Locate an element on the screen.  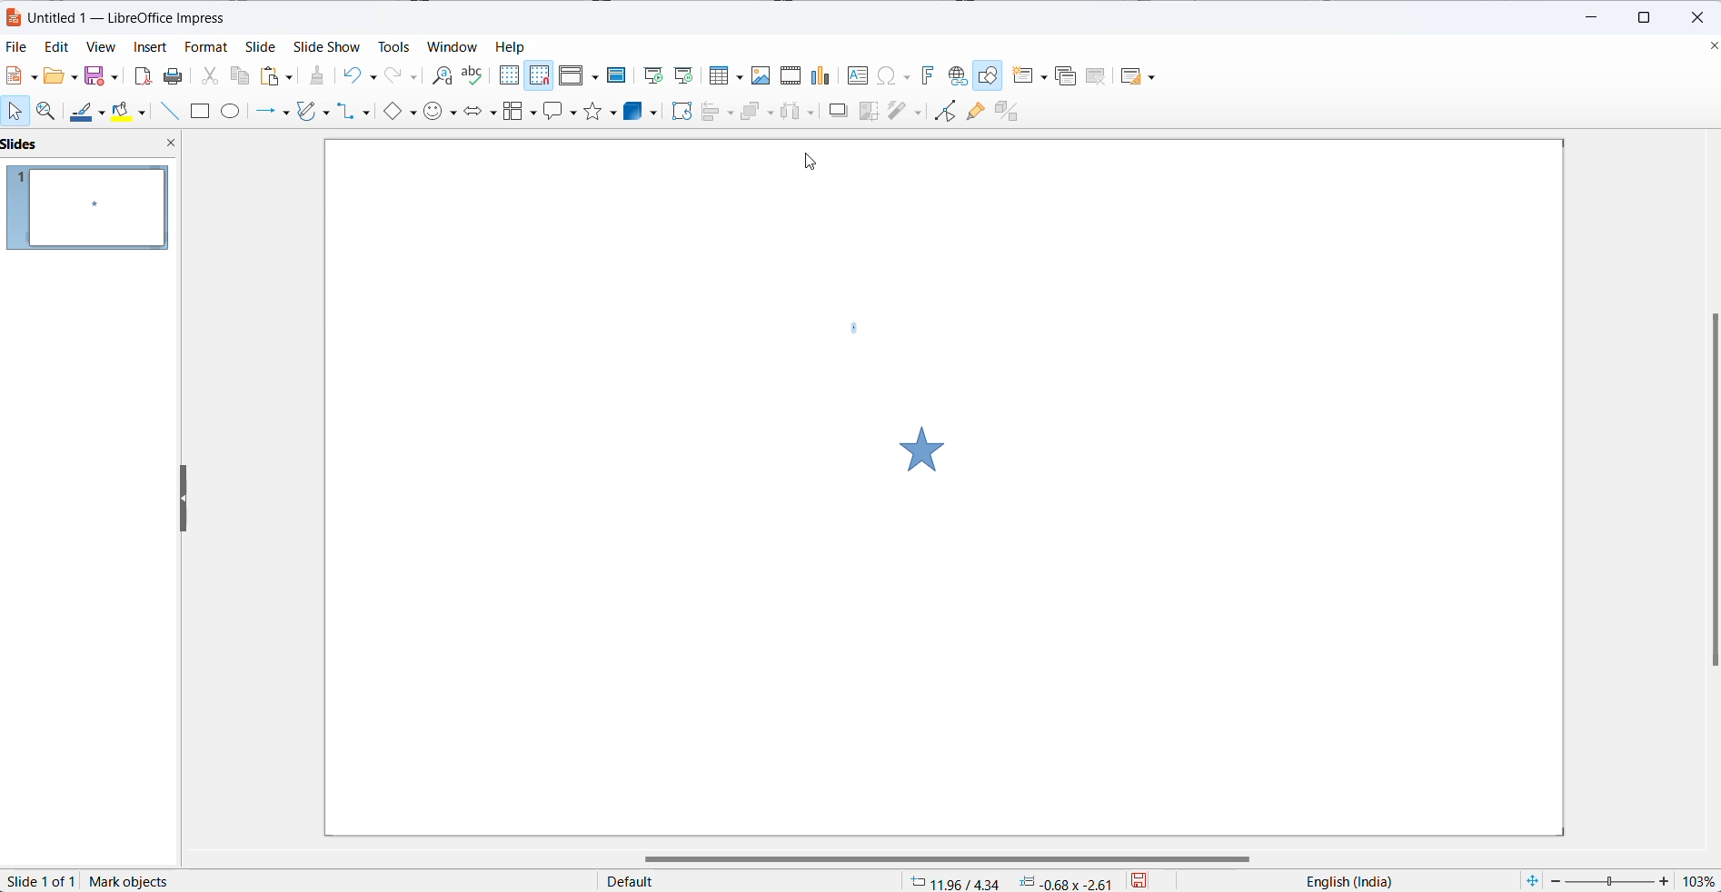
insert special characters is located at coordinates (893, 75).